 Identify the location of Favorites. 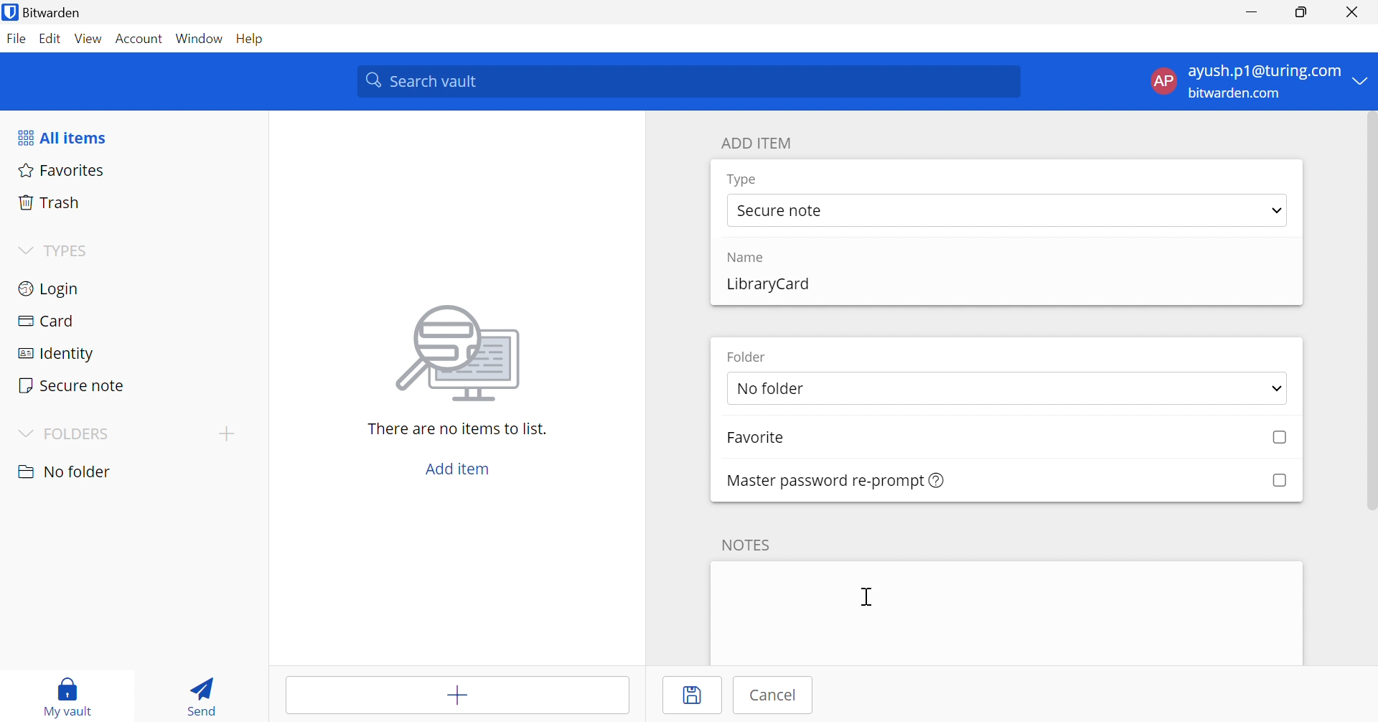
(133, 172).